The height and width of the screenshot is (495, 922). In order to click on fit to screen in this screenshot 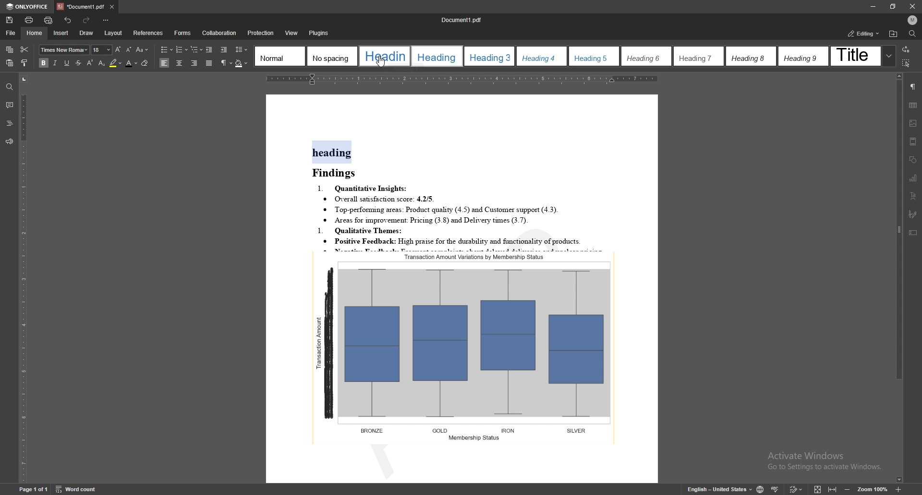, I will do `click(817, 488)`.